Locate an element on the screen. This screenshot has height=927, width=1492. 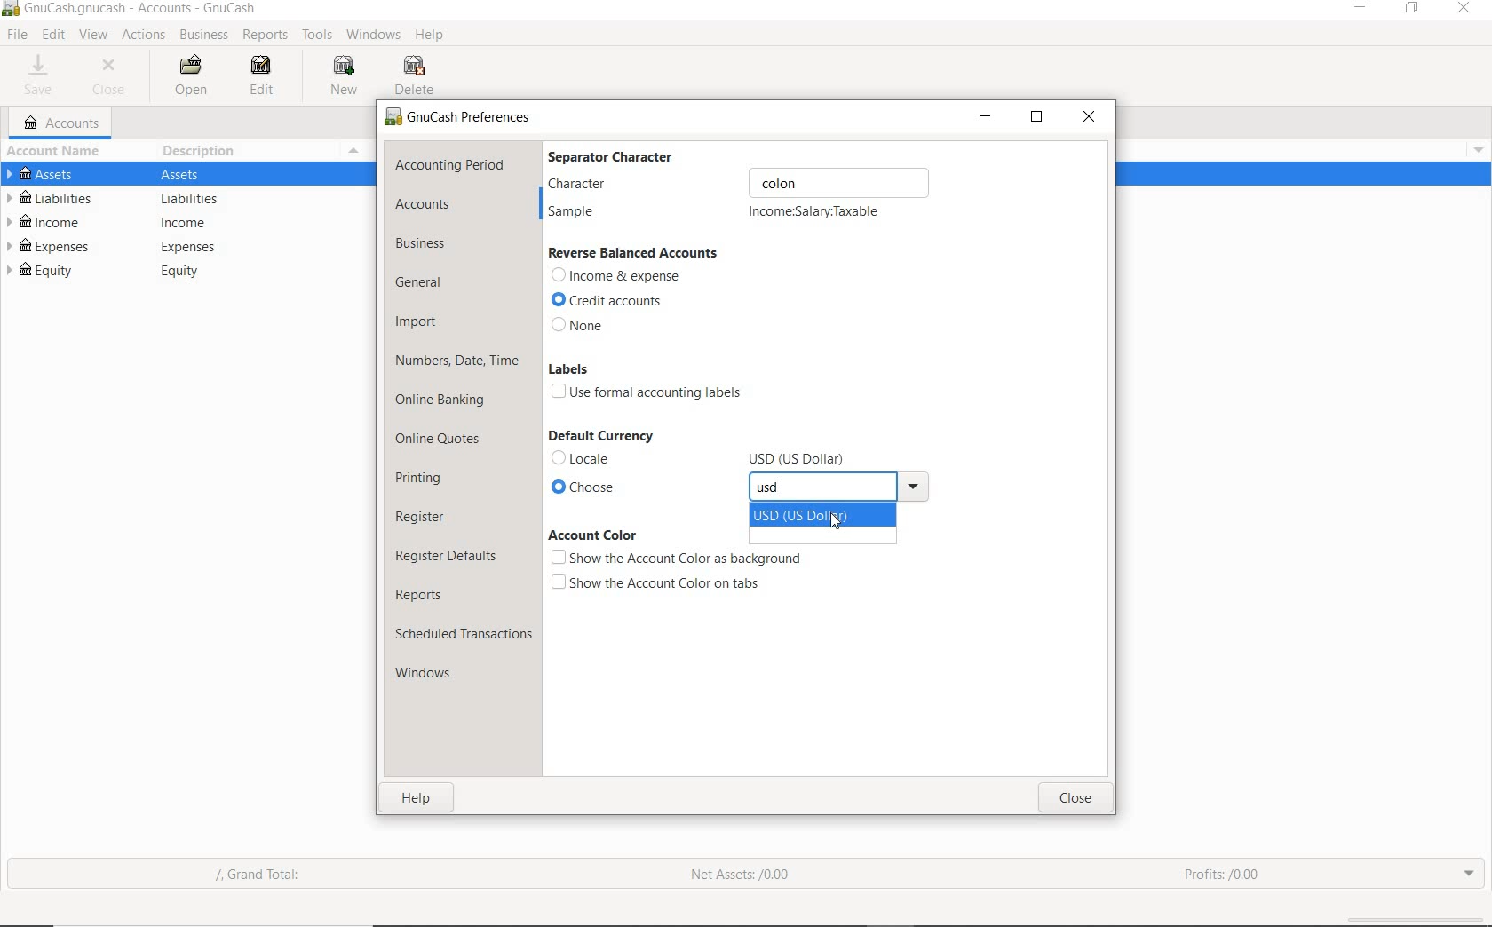
restore down is located at coordinates (1037, 118).